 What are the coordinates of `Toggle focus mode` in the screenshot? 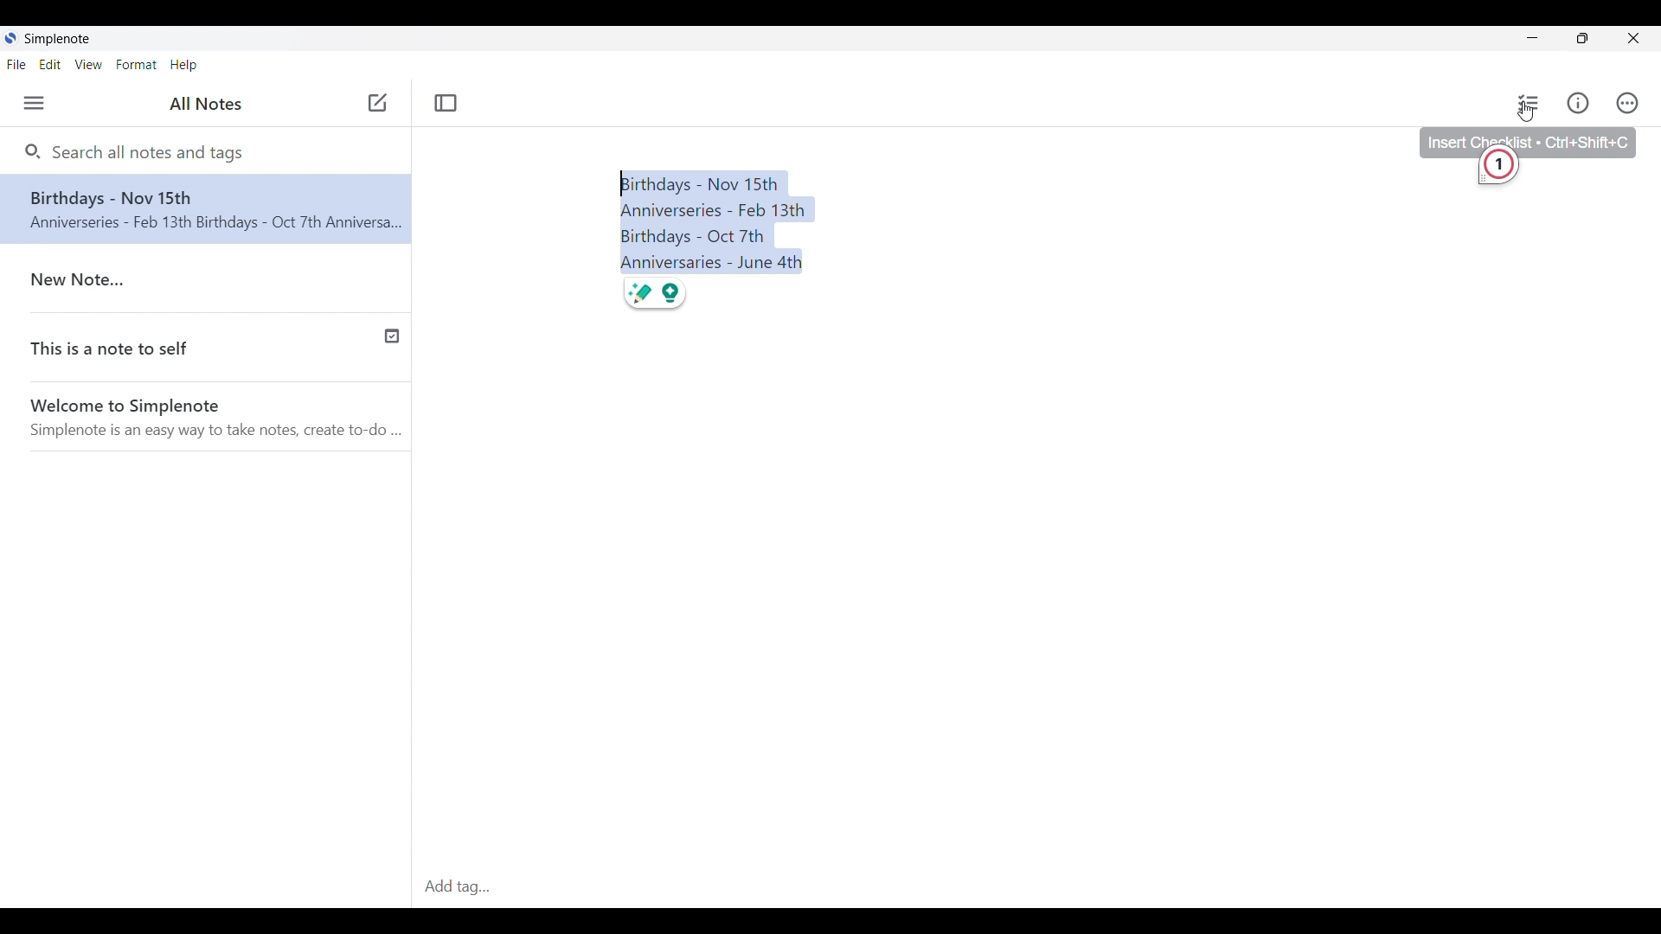 It's located at (446, 103).